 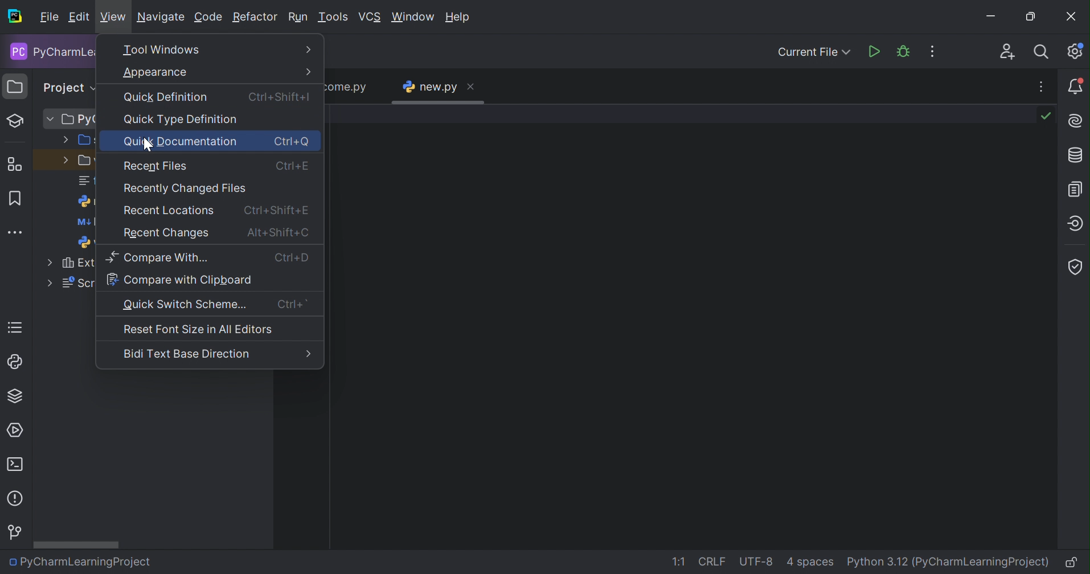 What do you see at coordinates (15, 17) in the screenshot?
I see `PyCharm icon` at bounding box center [15, 17].